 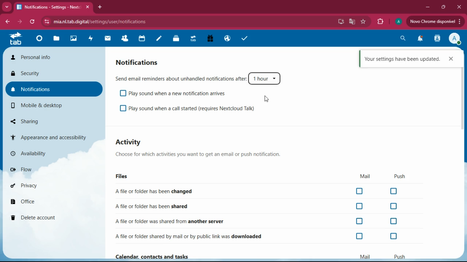 What do you see at coordinates (73, 39) in the screenshot?
I see `images` at bounding box center [73, 39].